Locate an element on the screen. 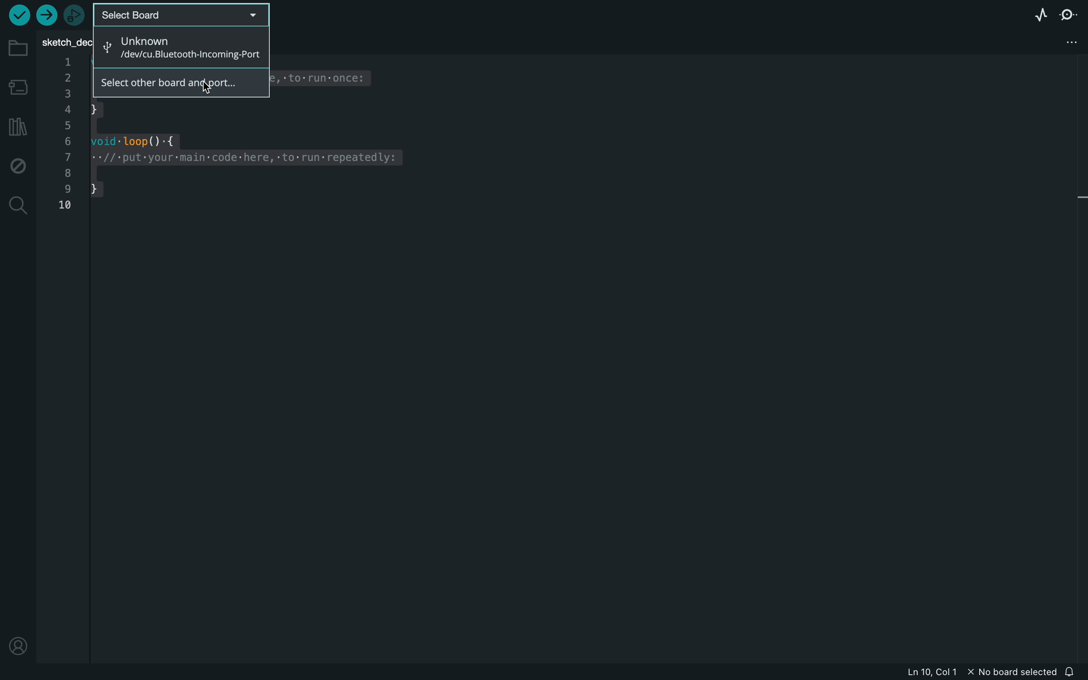 The image size is (1088, 680). select other is located at coordinates (177, 84).